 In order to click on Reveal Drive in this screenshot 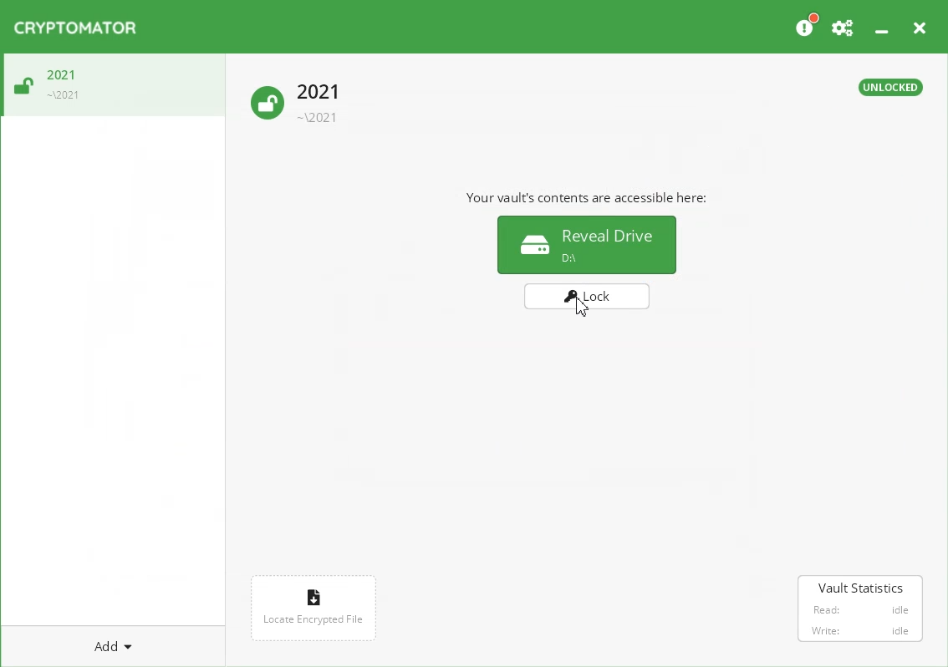, I will do `click(585, 243)`.